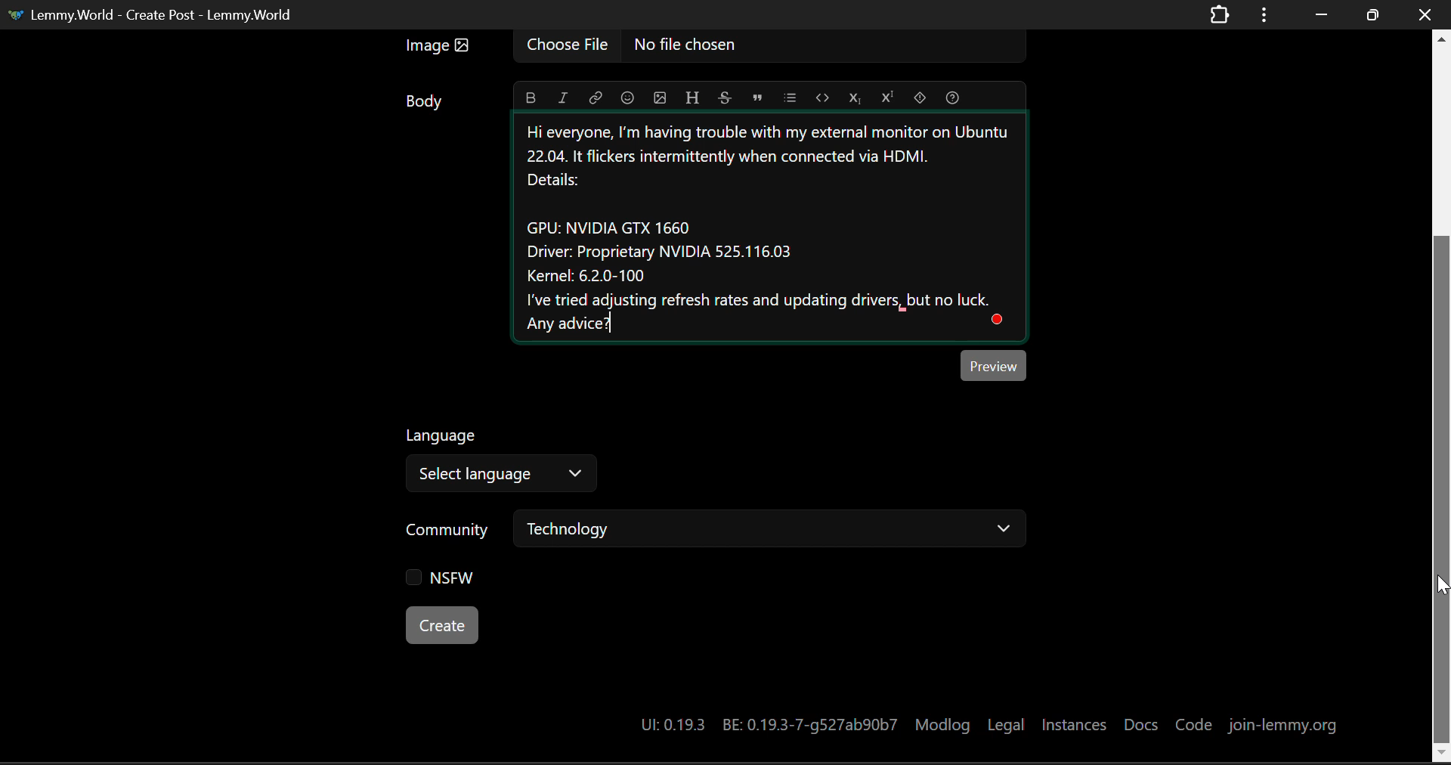 This screenshot has height=765, width=1451. I want to click on Link, so click(595, 97).